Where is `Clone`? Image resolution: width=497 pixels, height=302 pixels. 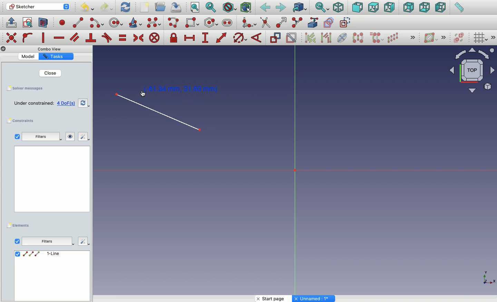
Clone is located at coordinates (377, 38).